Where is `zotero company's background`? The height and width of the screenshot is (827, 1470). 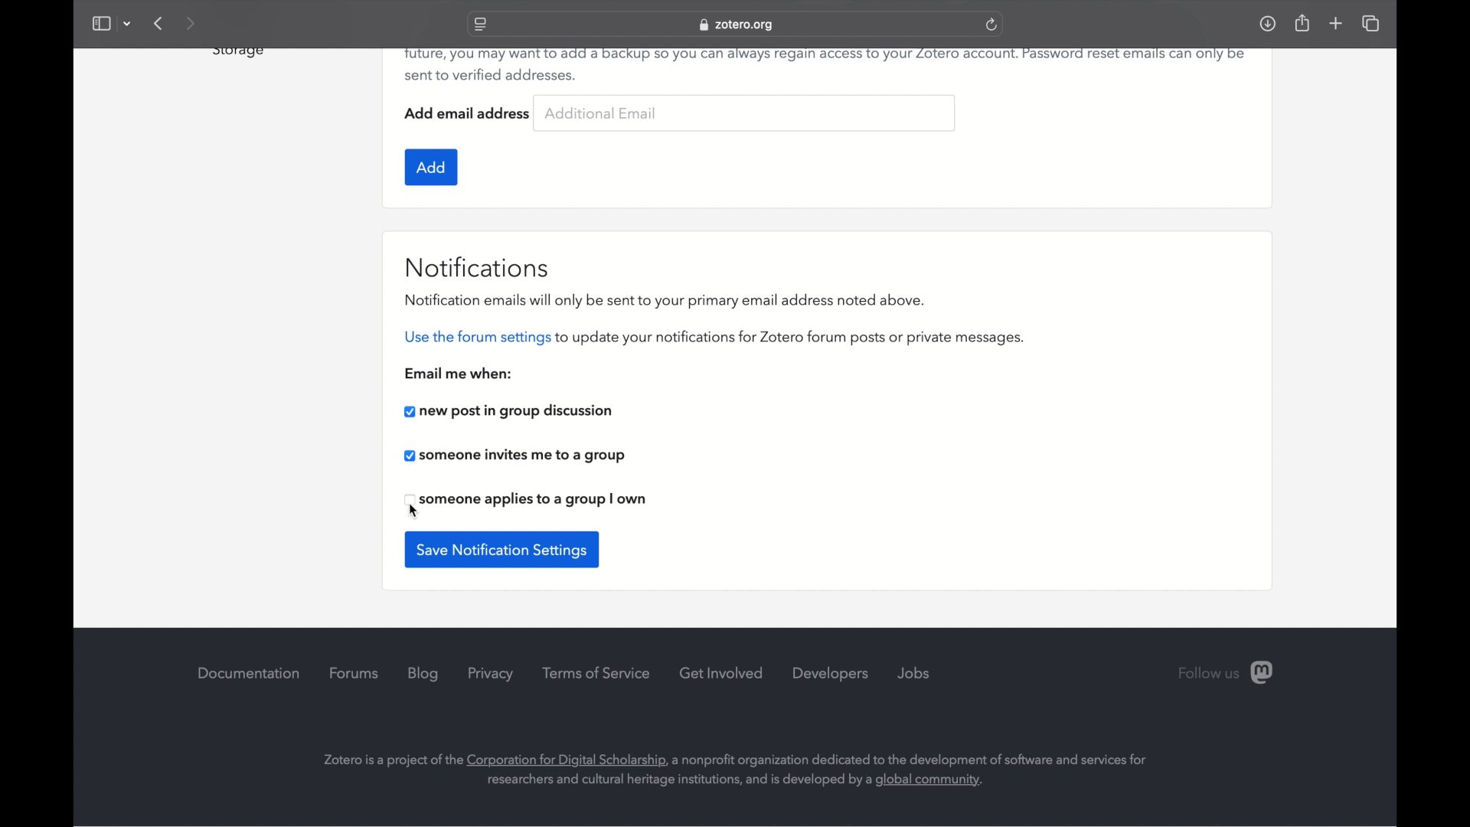
zotero company's background is located at coordinates (736, 769).